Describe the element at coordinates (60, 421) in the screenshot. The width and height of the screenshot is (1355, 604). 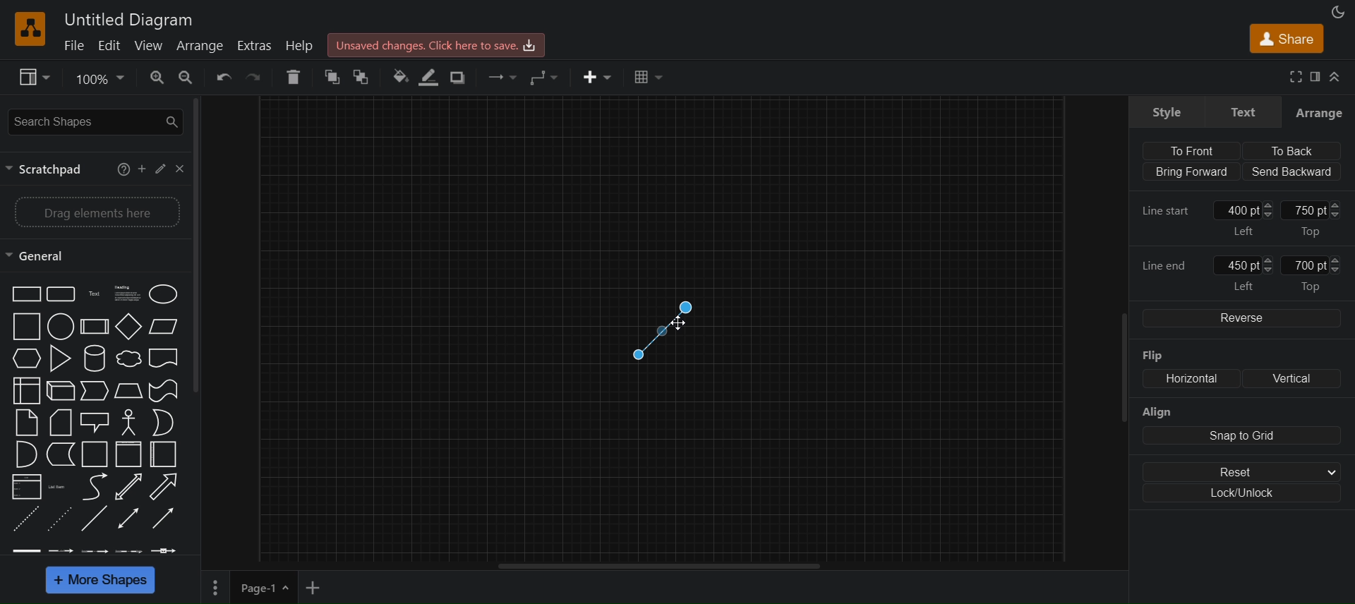
I see `Card` at that location.